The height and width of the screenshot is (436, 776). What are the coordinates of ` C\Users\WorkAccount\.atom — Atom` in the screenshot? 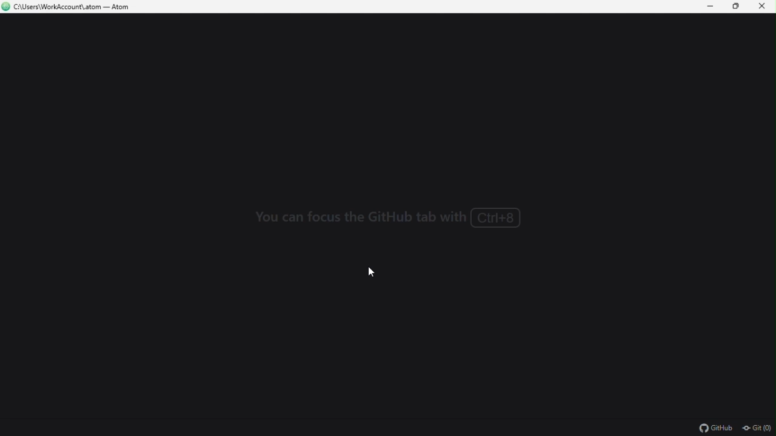 It's located at (71, 8).